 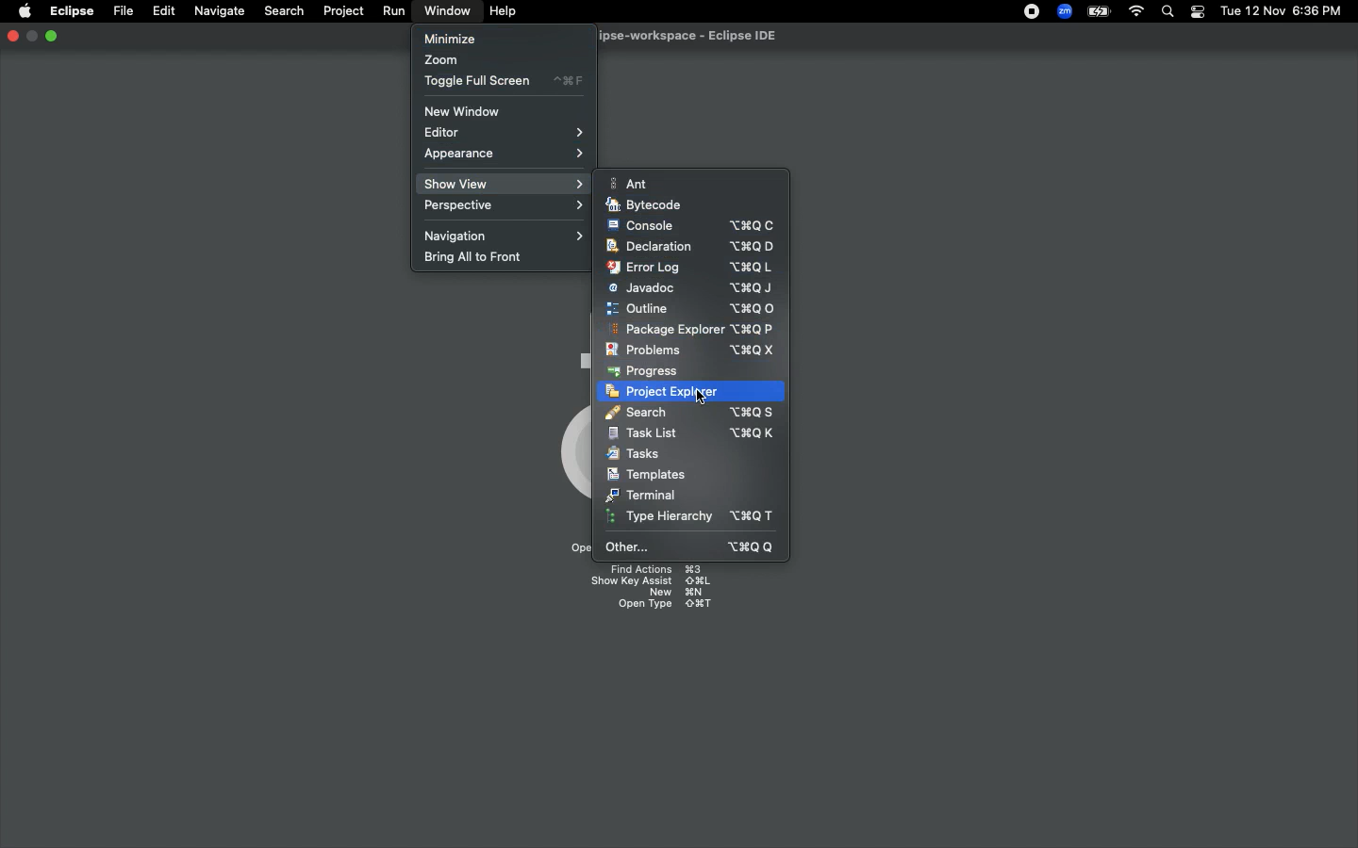 What do you see at coordinates (482, 258) in the screenshot?
I see `Bring all to front` at bounding box center [482, 258].